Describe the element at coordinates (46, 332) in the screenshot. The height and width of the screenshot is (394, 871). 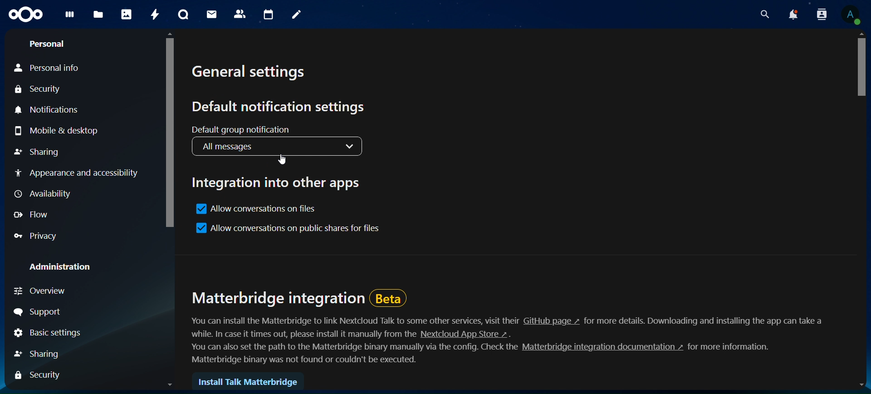
I see `basic settings` at that location.